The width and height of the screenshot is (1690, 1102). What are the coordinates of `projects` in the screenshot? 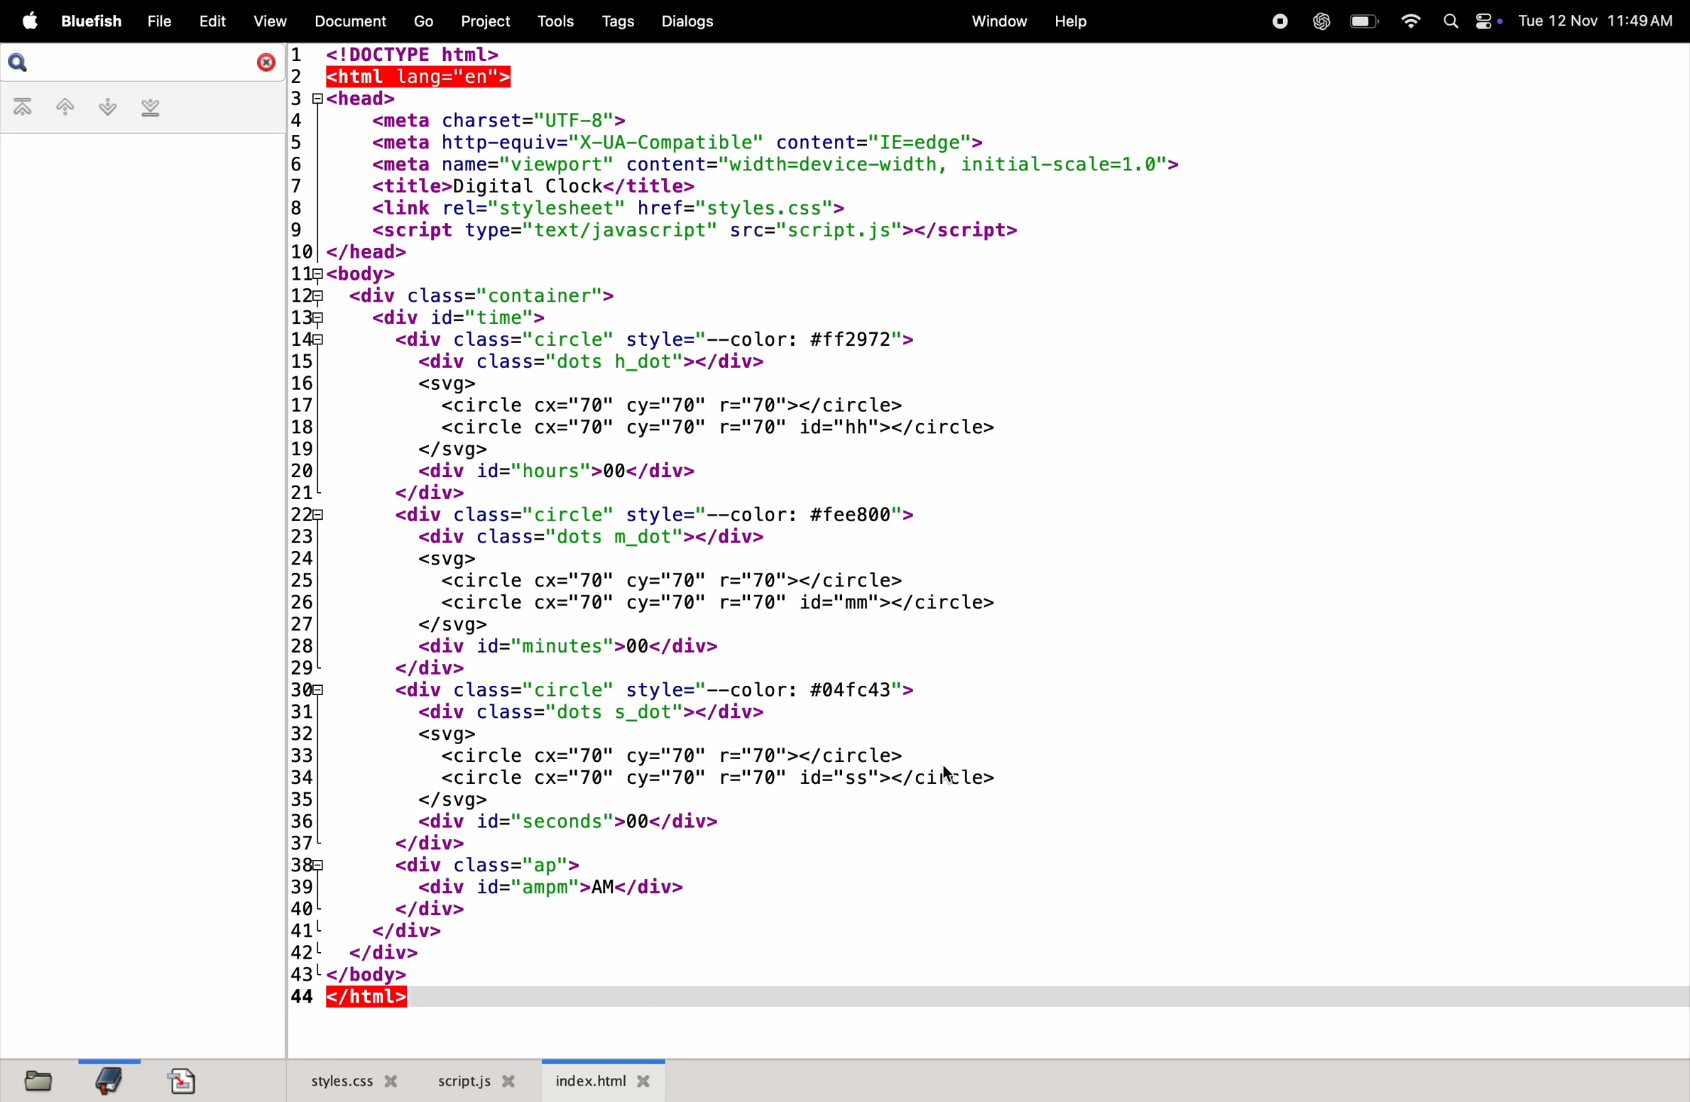 It's located at (486, 22).